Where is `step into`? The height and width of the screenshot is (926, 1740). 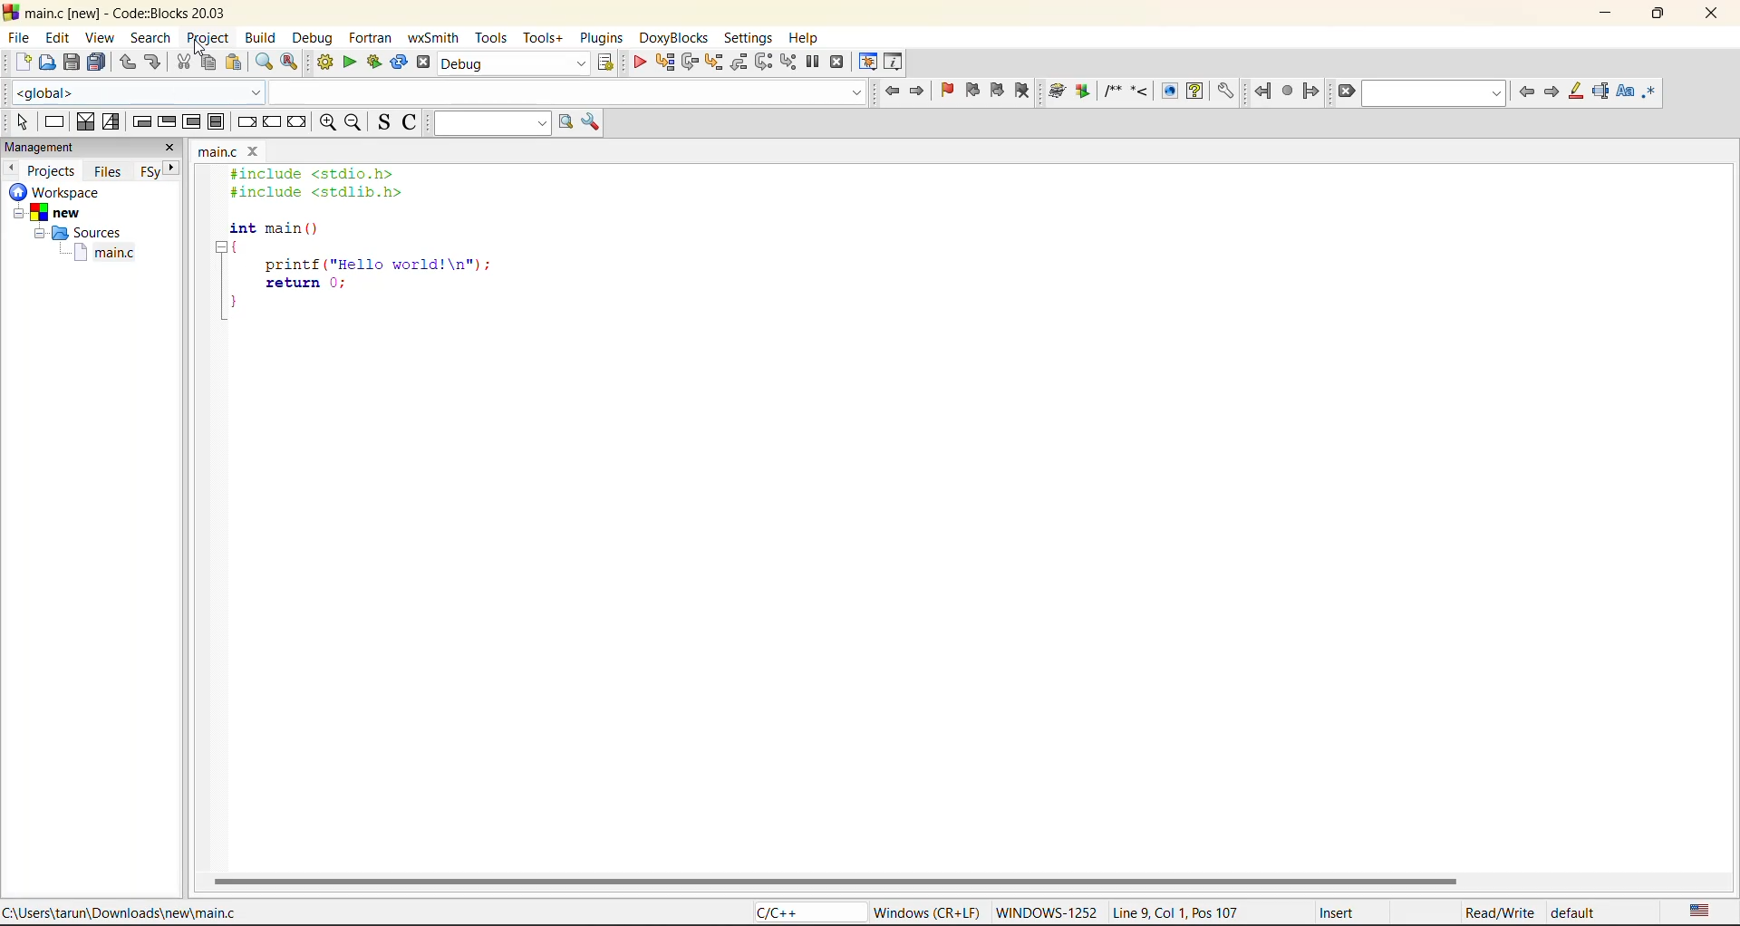
step into is located at coordinates (715, 63).